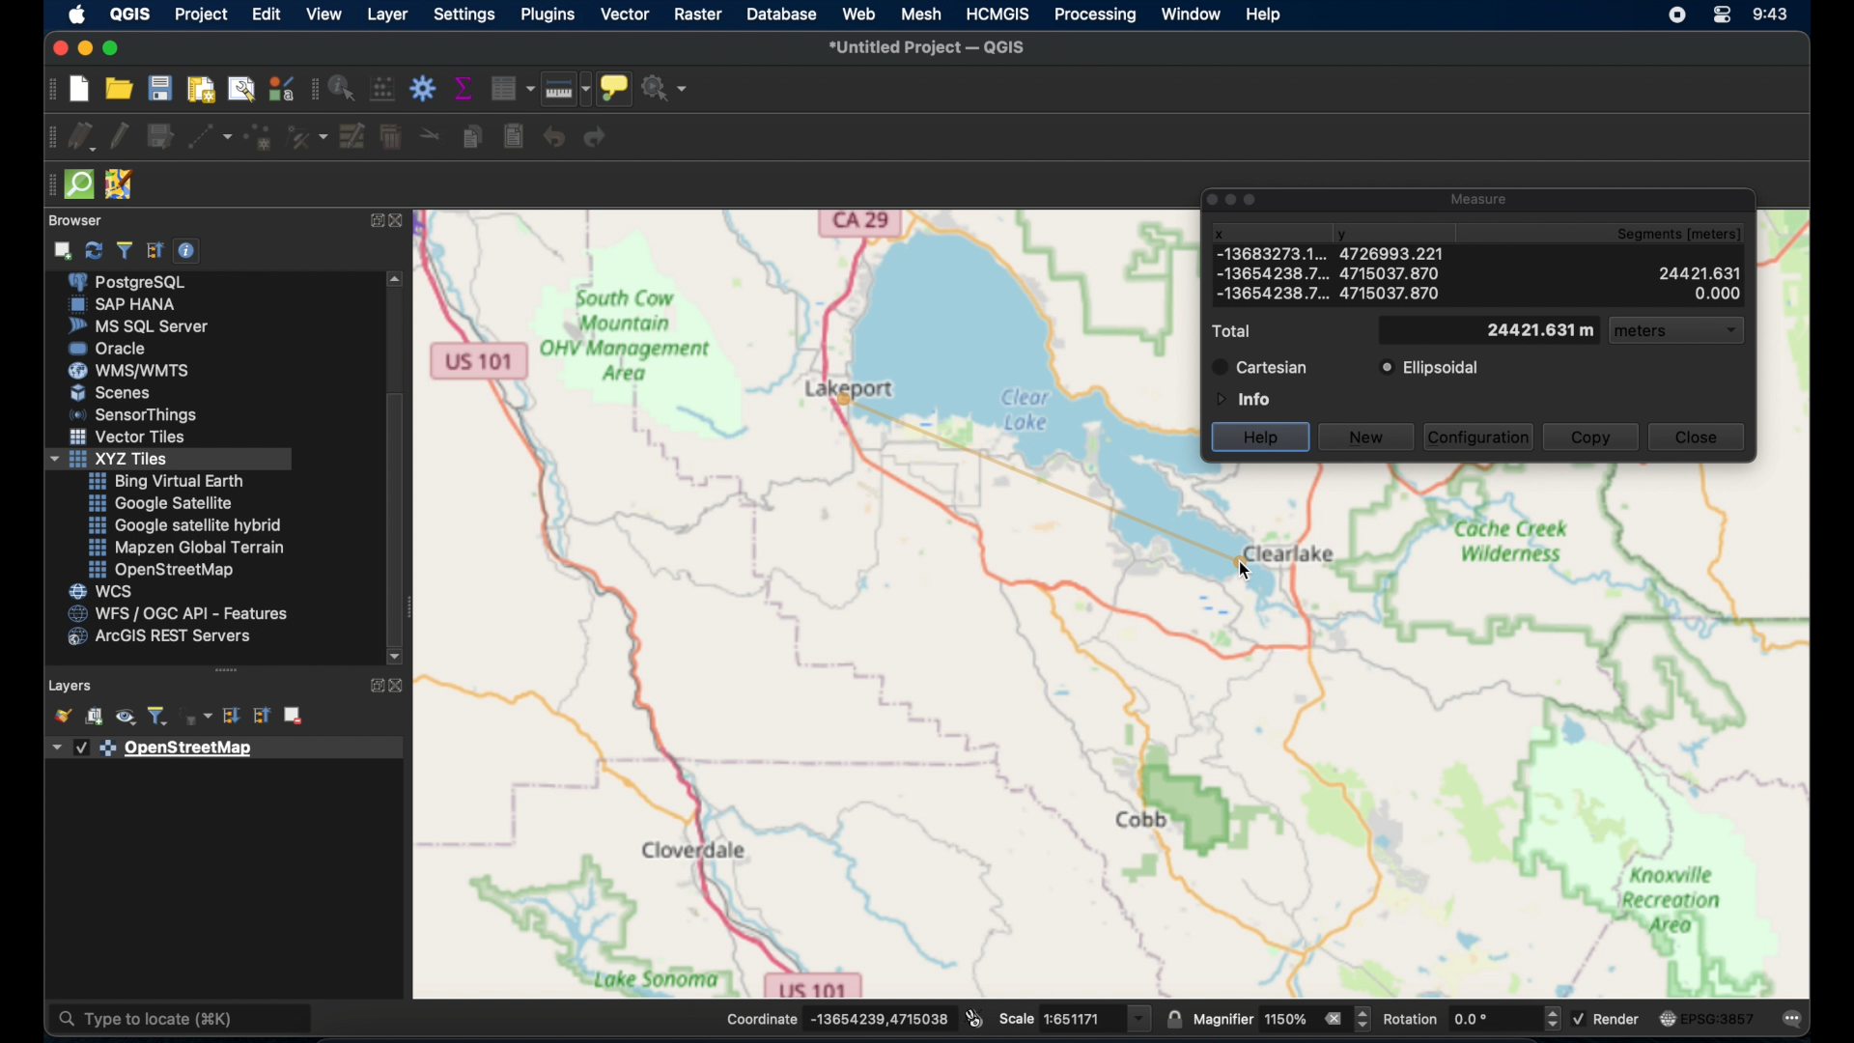 The height and width of the screenshot is (1043, 1854). What do you see at coordinates (159, 503) in the screenshot?
I see `google satellite` at bounding box center [159, 503].